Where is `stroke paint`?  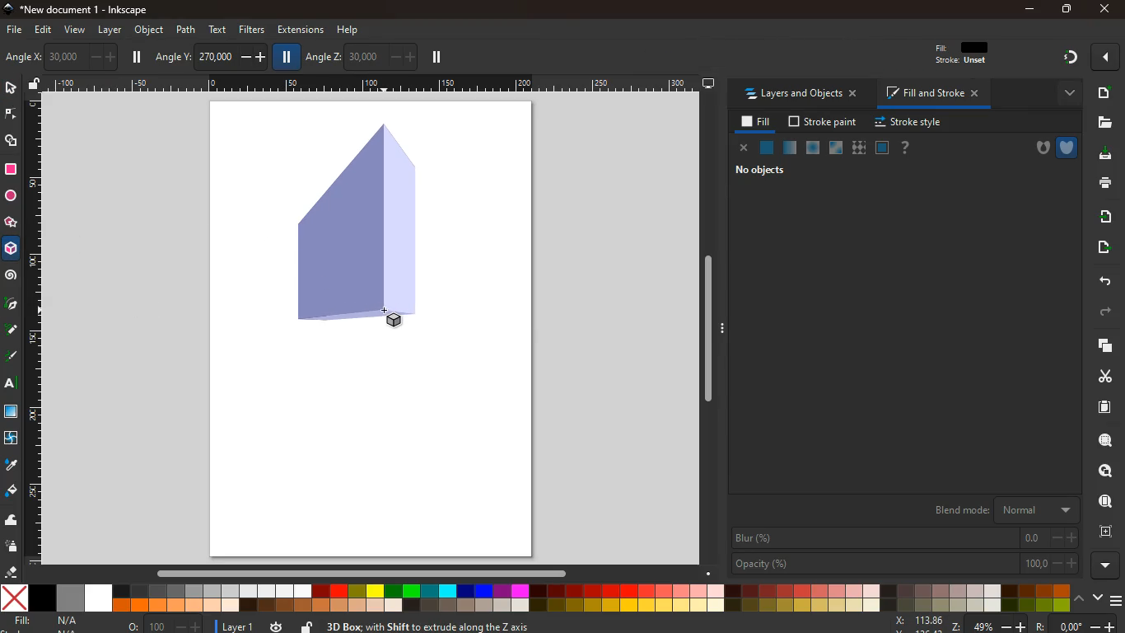
stroke paint is located at coordinates (819, 122).